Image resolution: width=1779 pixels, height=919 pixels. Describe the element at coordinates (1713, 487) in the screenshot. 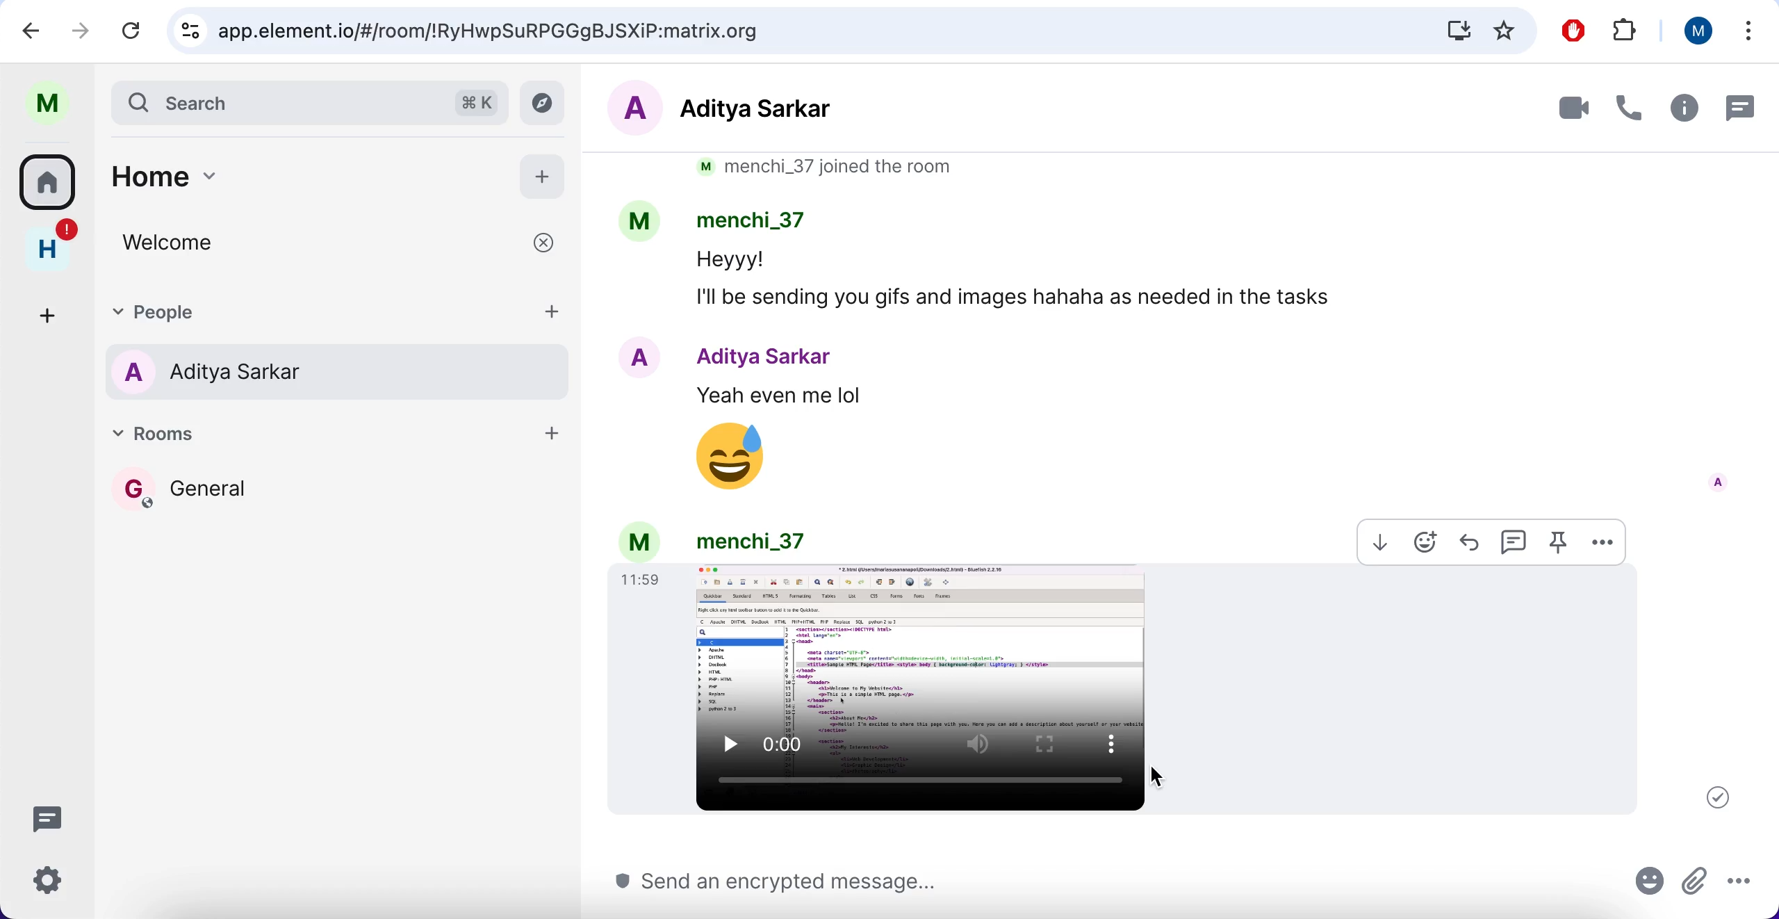

I see `A` at that location.